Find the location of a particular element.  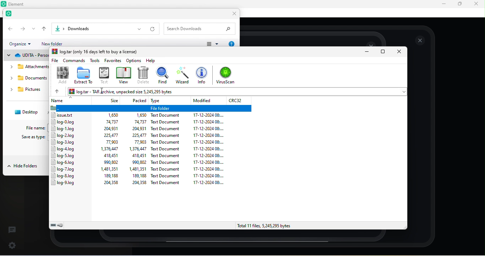

log-6.log is located at coordinates (64, 162).